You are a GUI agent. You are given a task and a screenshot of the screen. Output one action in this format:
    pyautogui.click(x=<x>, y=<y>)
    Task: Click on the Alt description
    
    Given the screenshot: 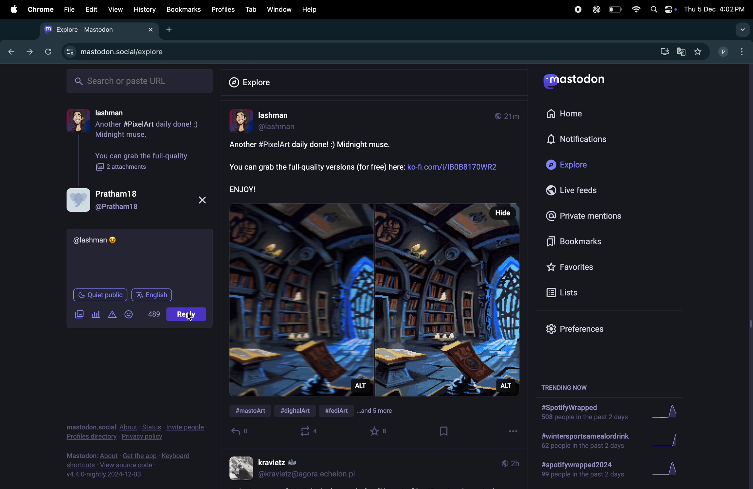 What is the action you would take?
    pyautogui.click(x=361, y=387)
    